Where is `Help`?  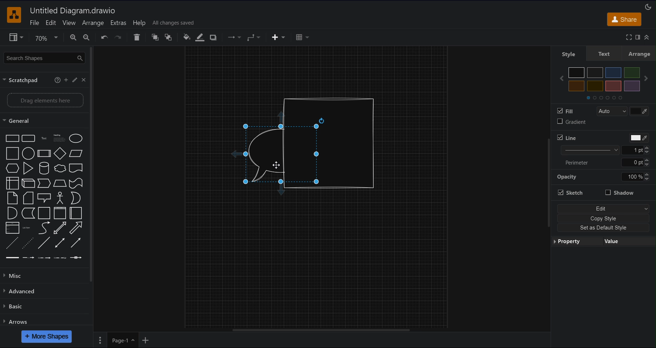
Help is located at coordinates (140, 22).